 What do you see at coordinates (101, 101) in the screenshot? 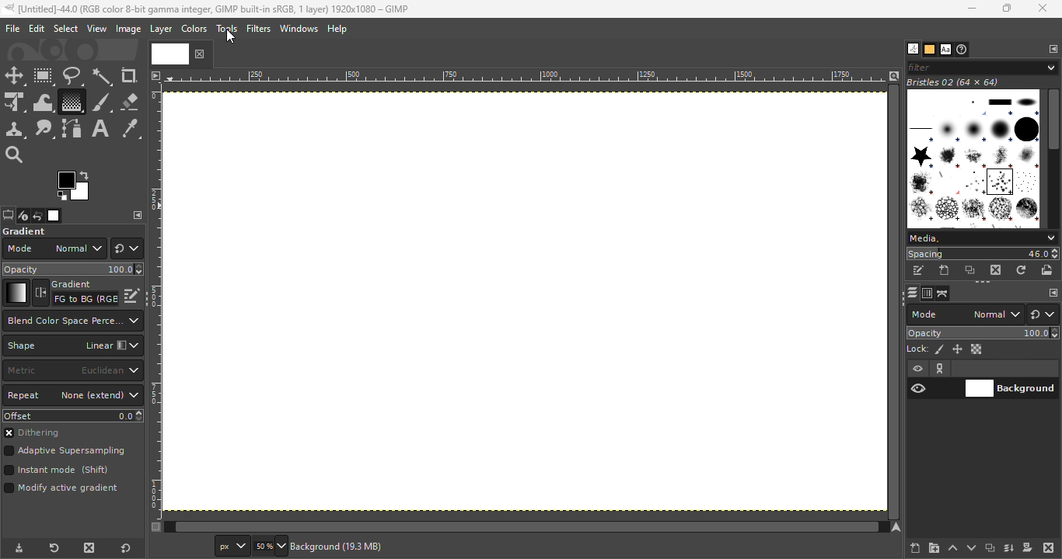
I see `Paint brush tool` at bounding box center [101, 101].